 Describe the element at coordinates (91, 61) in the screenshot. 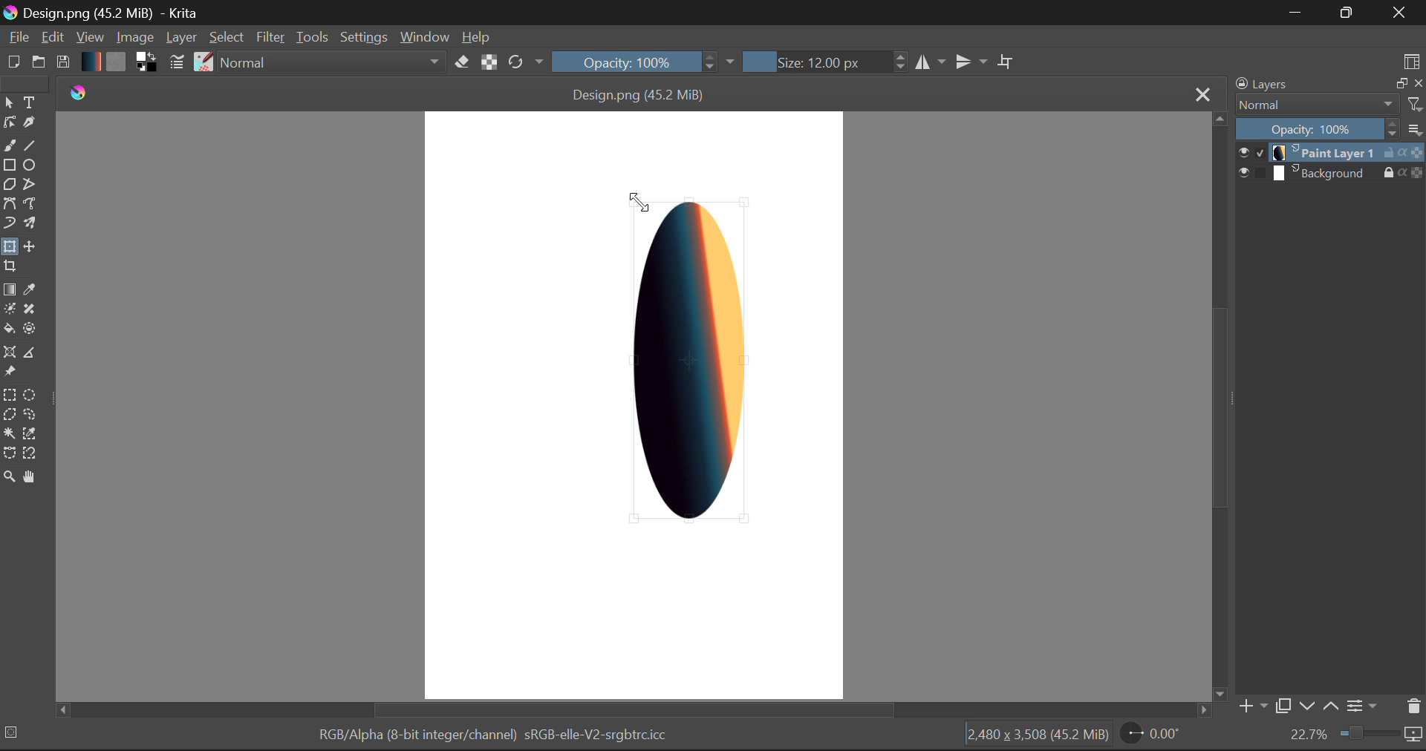

I see `Gradient` at that location.